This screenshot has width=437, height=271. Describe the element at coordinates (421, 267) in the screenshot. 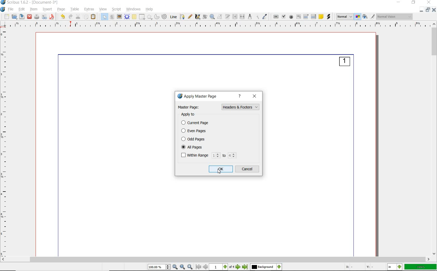

I see `100%` at that location.